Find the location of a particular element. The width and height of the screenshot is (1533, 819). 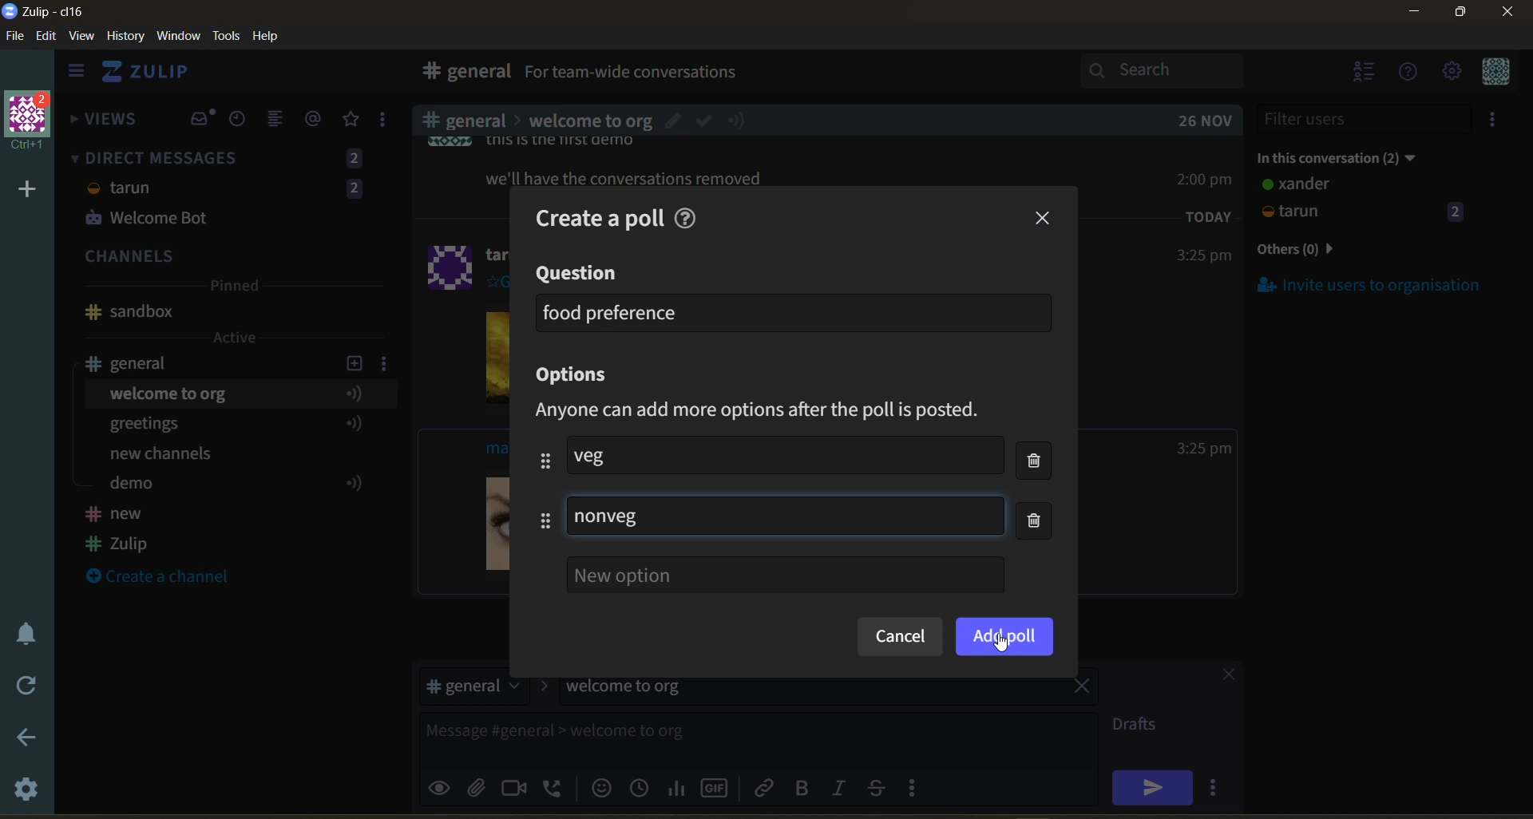

Channel name is located at coordinates (129, 312).